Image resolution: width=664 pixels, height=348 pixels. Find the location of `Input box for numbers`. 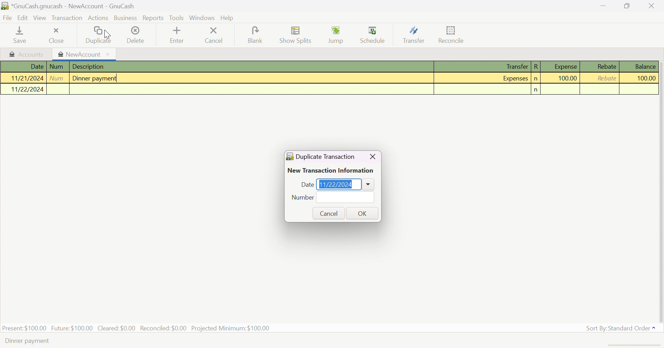

Input box for numbers is located at coordinates (345, 197).